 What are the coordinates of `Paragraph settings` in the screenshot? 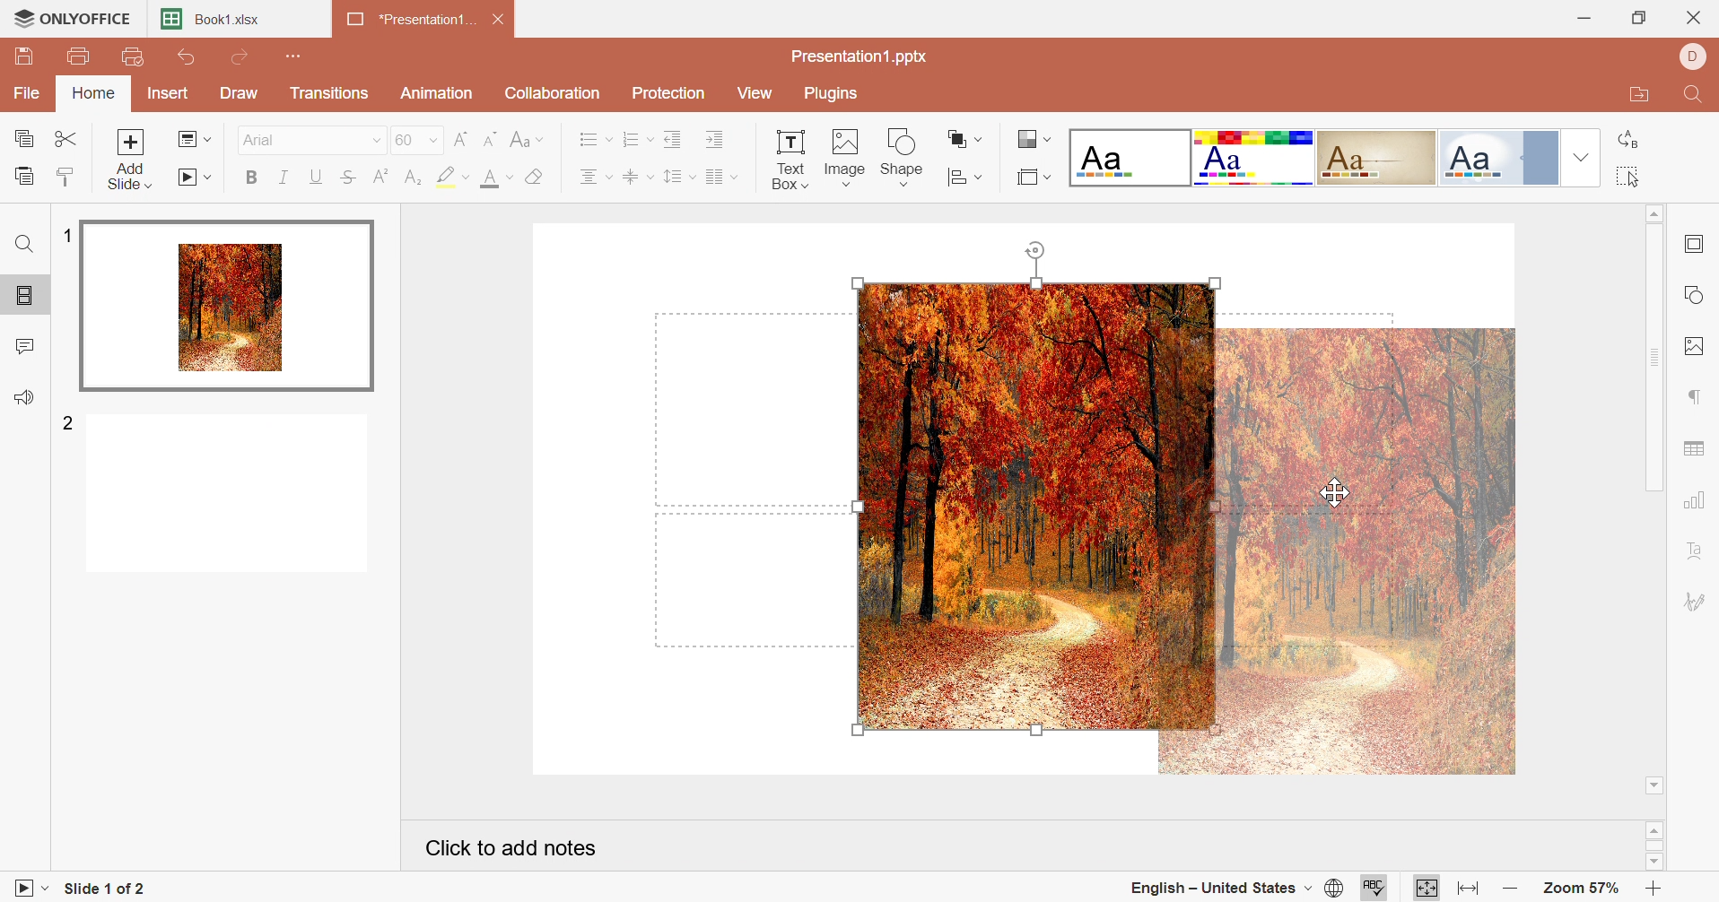 It's located at (1692, 395).